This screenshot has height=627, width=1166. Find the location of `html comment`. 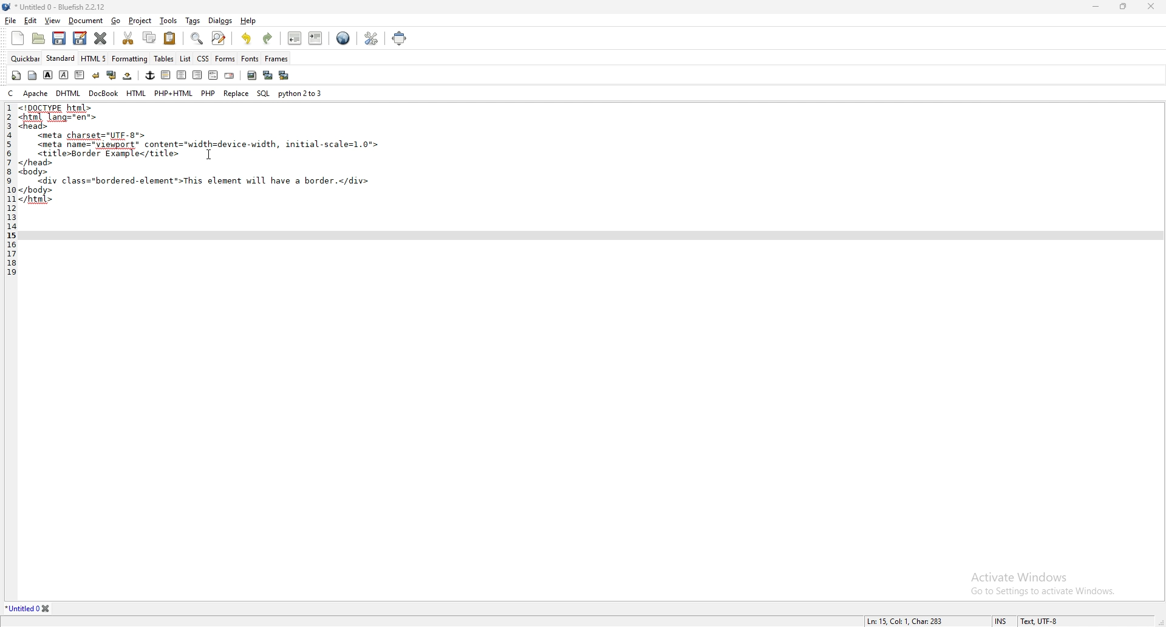

html comment is located at coordinates (213, 75).